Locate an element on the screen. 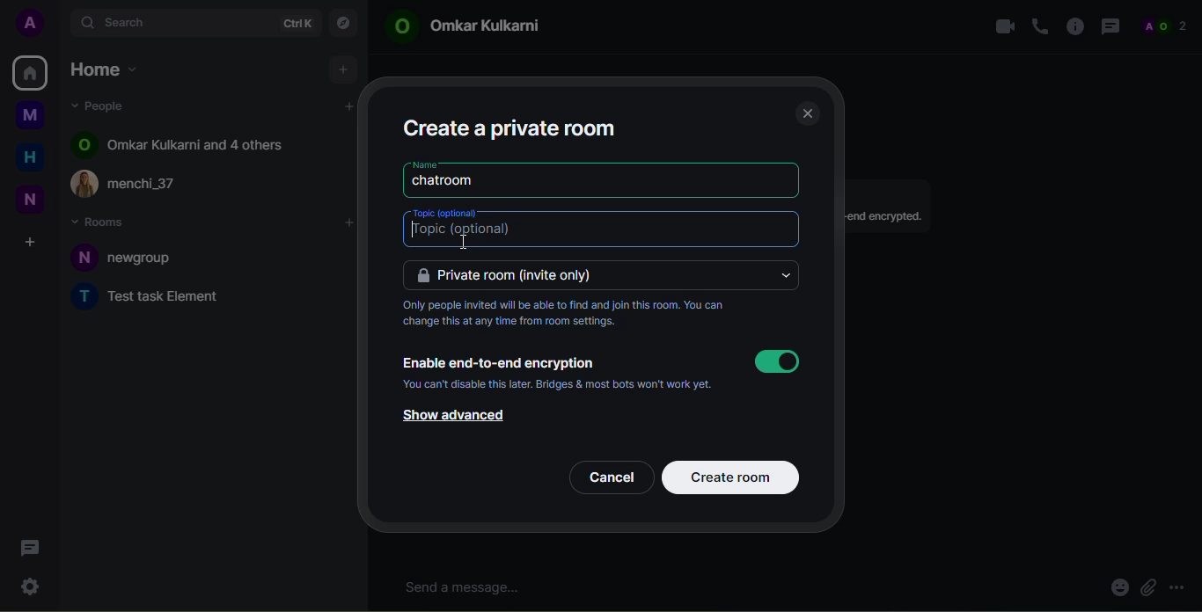 The height and width of the screenshot is (612, 1202). T Test task Element is located at coordinates (154, 296).